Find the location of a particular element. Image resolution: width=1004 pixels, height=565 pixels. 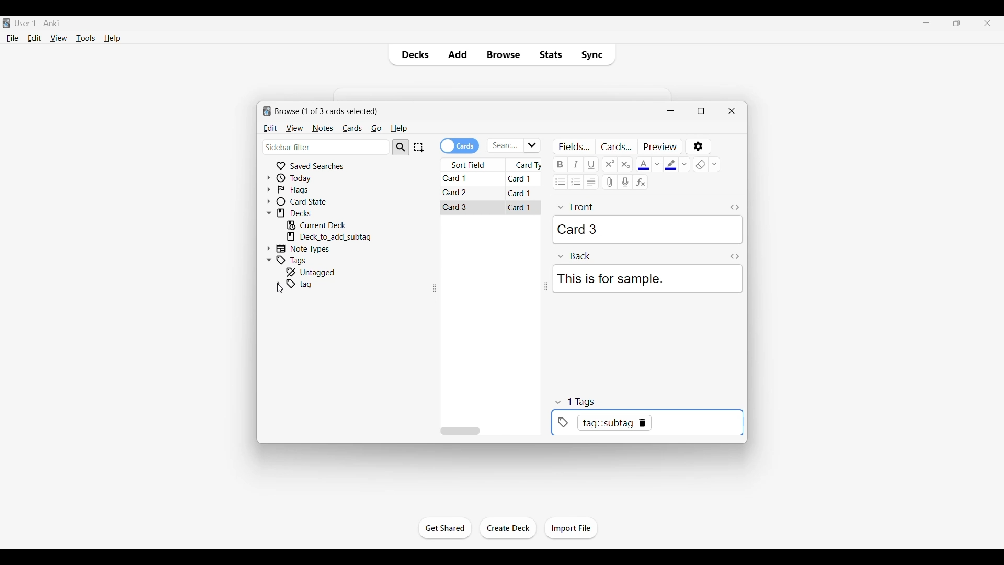

Horizontal slide bar is located at coordinates (460, 431).